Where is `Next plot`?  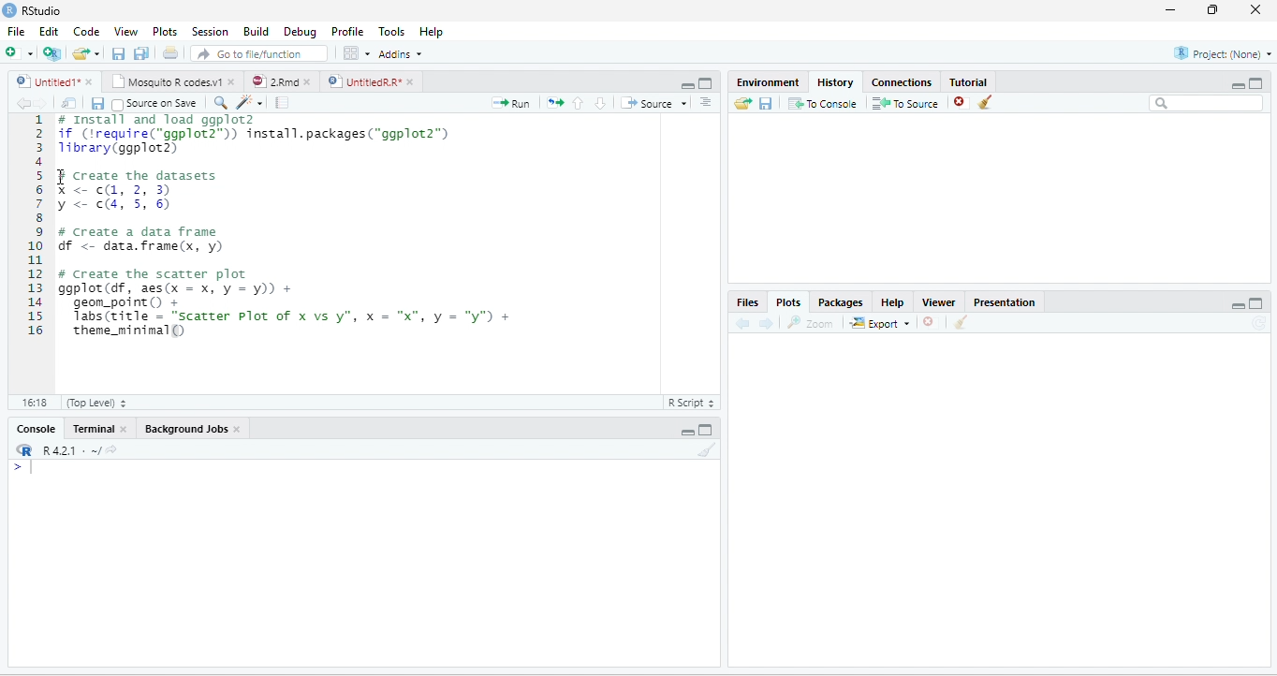
Next plot is located at coordinates (766, 323).